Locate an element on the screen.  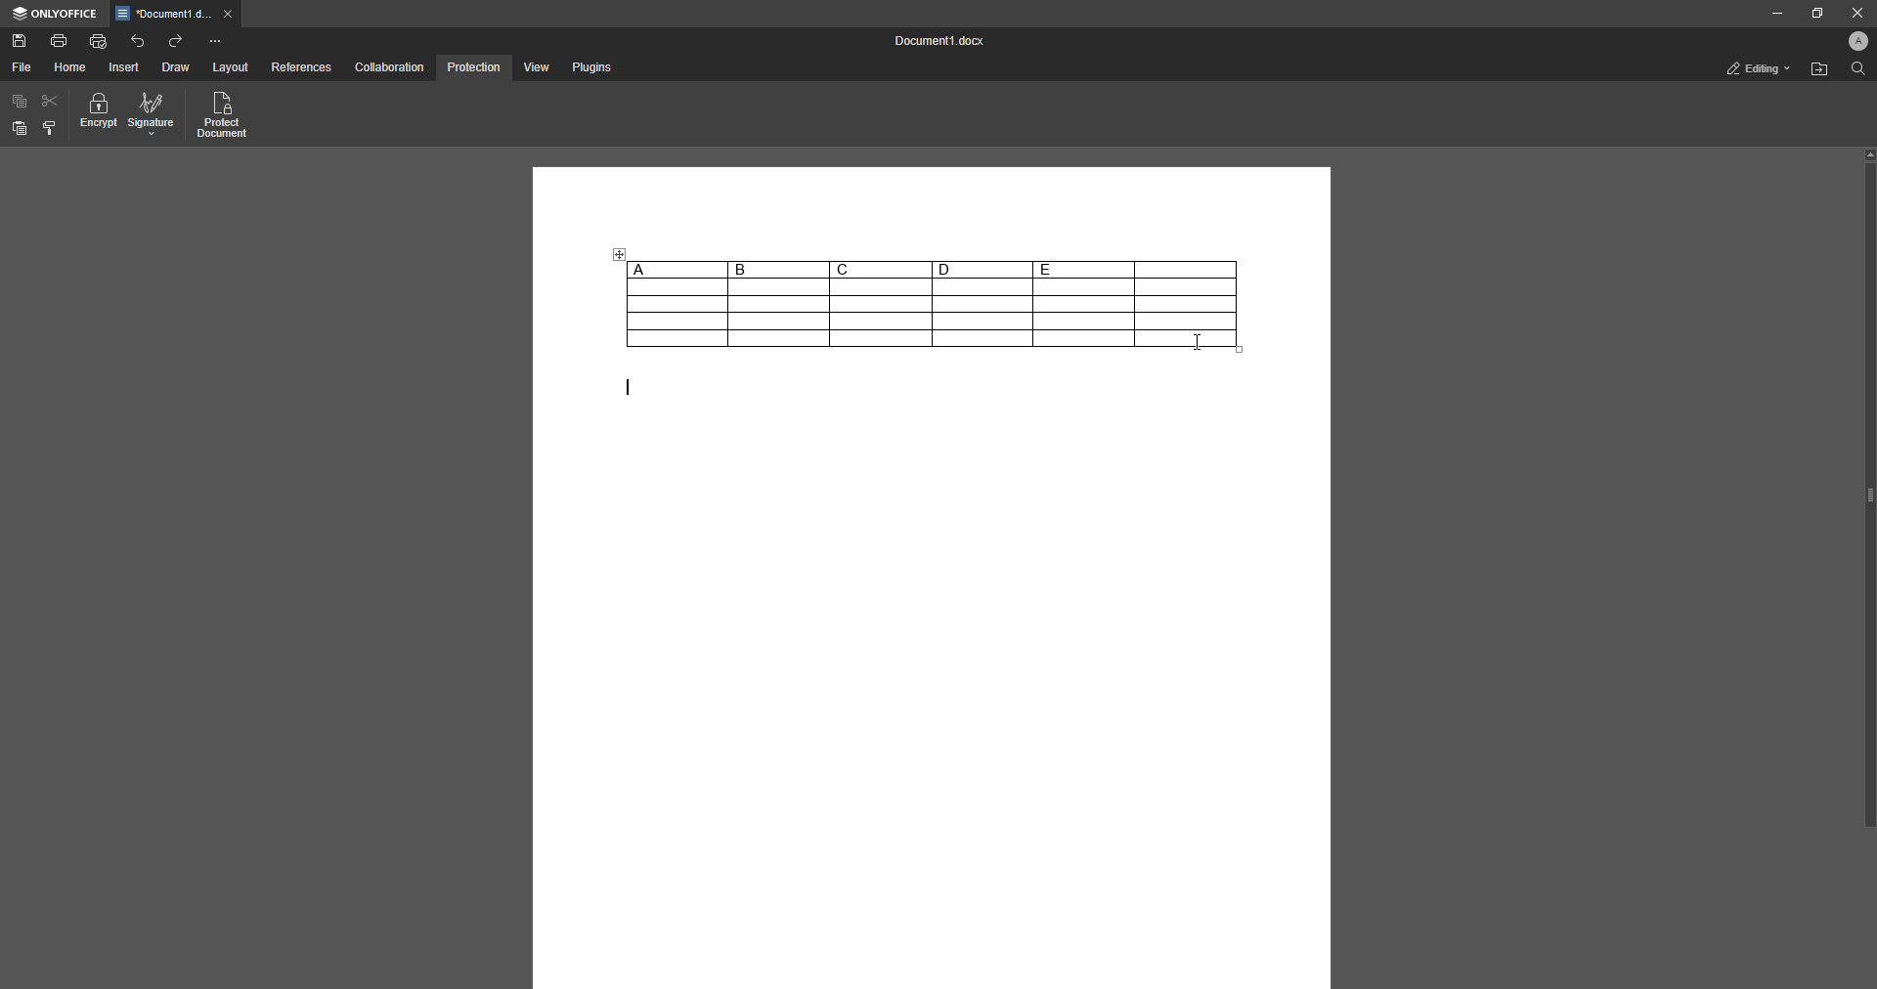
Style is located at coordinates (51, 128).